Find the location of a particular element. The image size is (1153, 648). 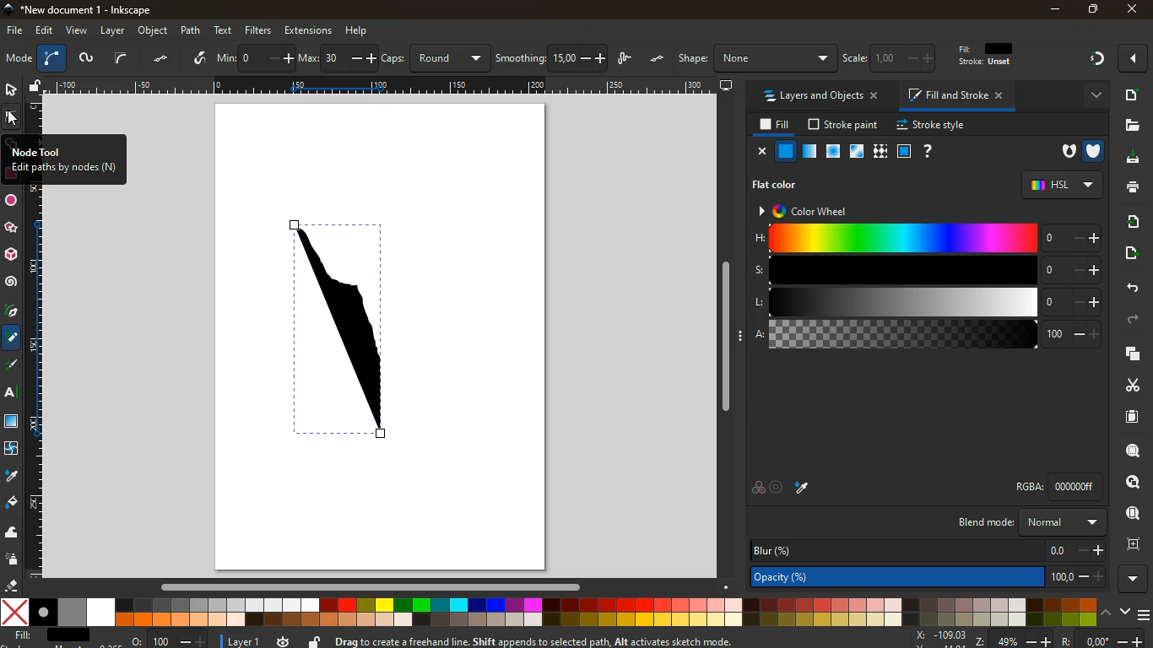

twist is located at coordinates (13, 449).